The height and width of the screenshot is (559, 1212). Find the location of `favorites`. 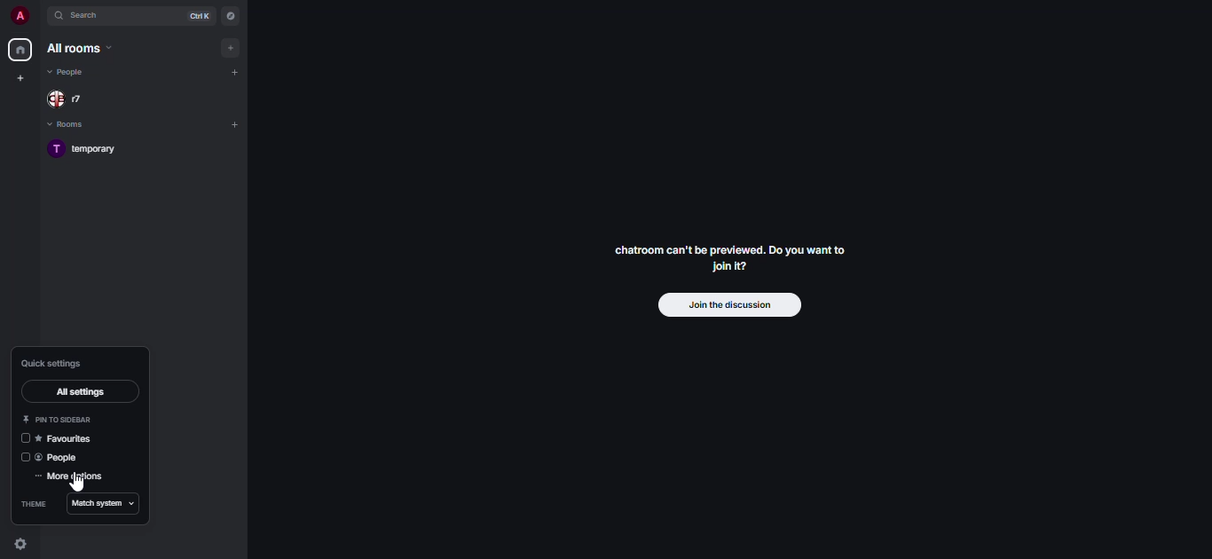

favorites is located at coordinates (67, 439).